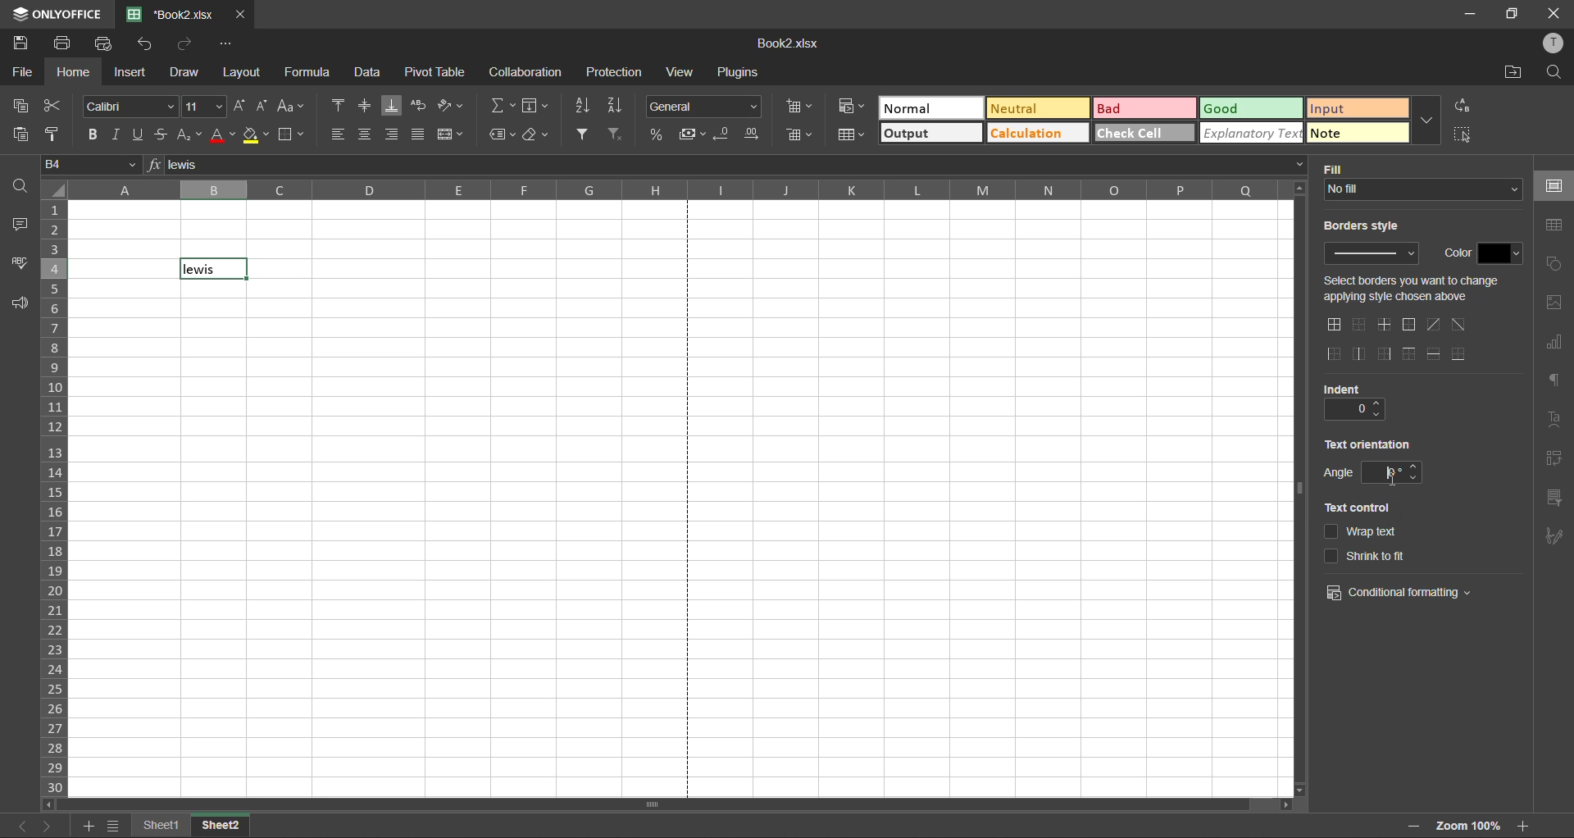  What do you see at coordinates (1250, 107) in the screenshot?
I see `good` at bounding box center [1250, 107].